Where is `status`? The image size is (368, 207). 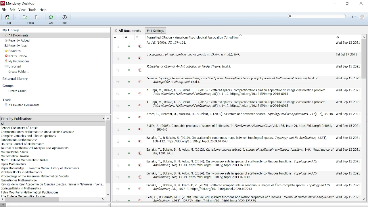
status is located at coordinates (130, 165).